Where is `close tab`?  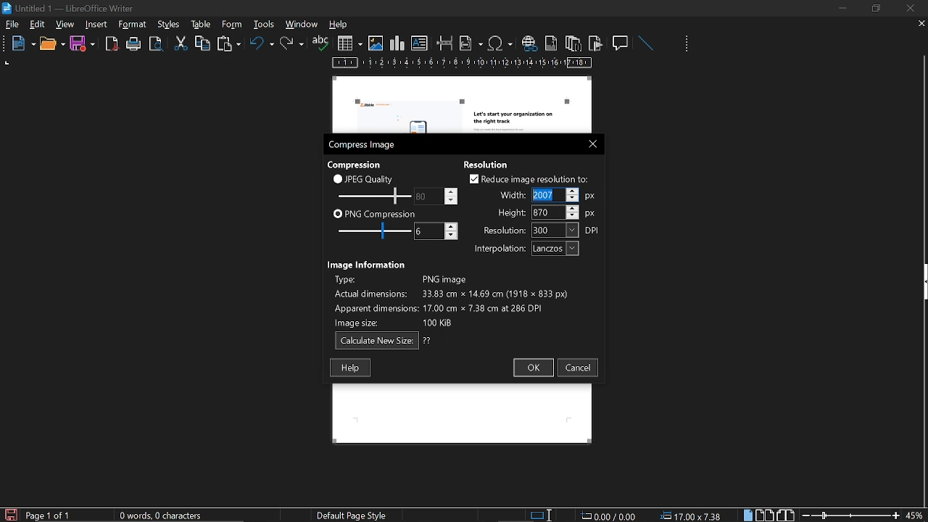 close tab is located at coordinates (921, 25).